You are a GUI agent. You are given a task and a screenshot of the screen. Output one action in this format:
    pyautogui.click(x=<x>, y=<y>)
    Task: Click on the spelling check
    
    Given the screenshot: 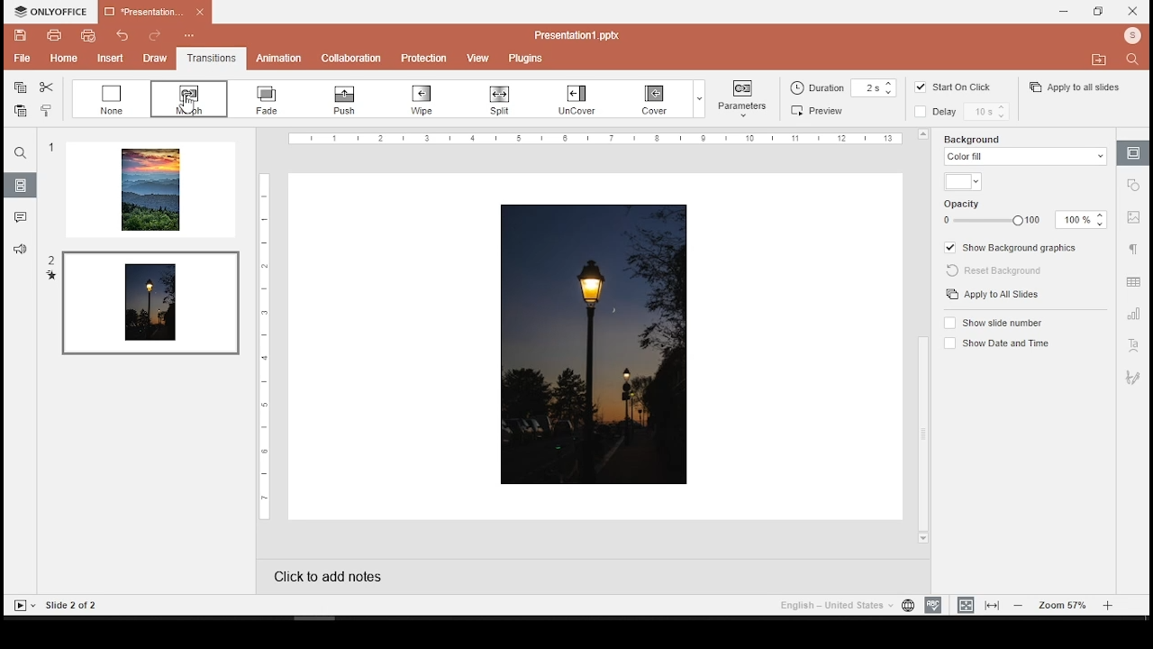 What is the action you would take?
    pyautogui.click(x=932, y=605)
    